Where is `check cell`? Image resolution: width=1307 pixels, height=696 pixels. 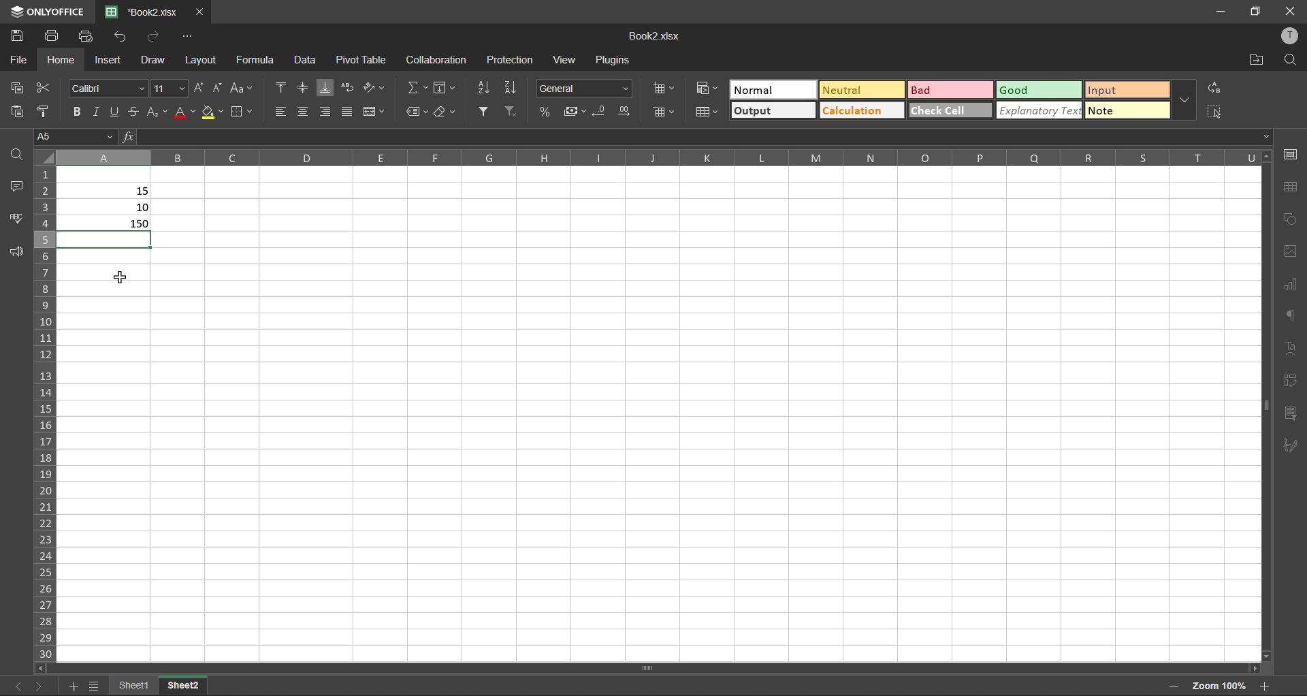
check cell is located at coordinates (950, 110).